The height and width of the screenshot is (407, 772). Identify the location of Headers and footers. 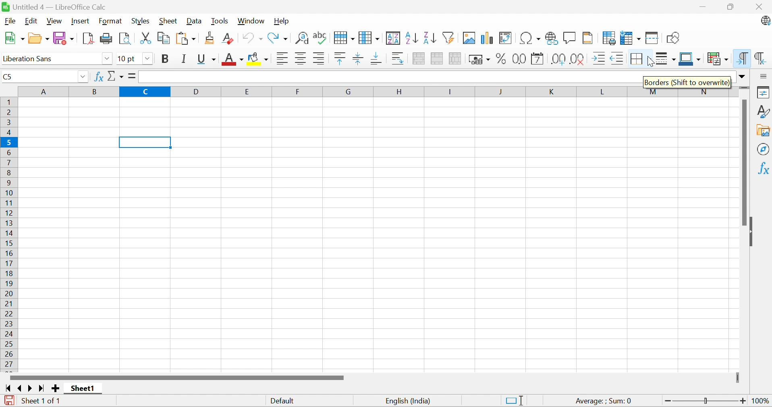
(587, 37).